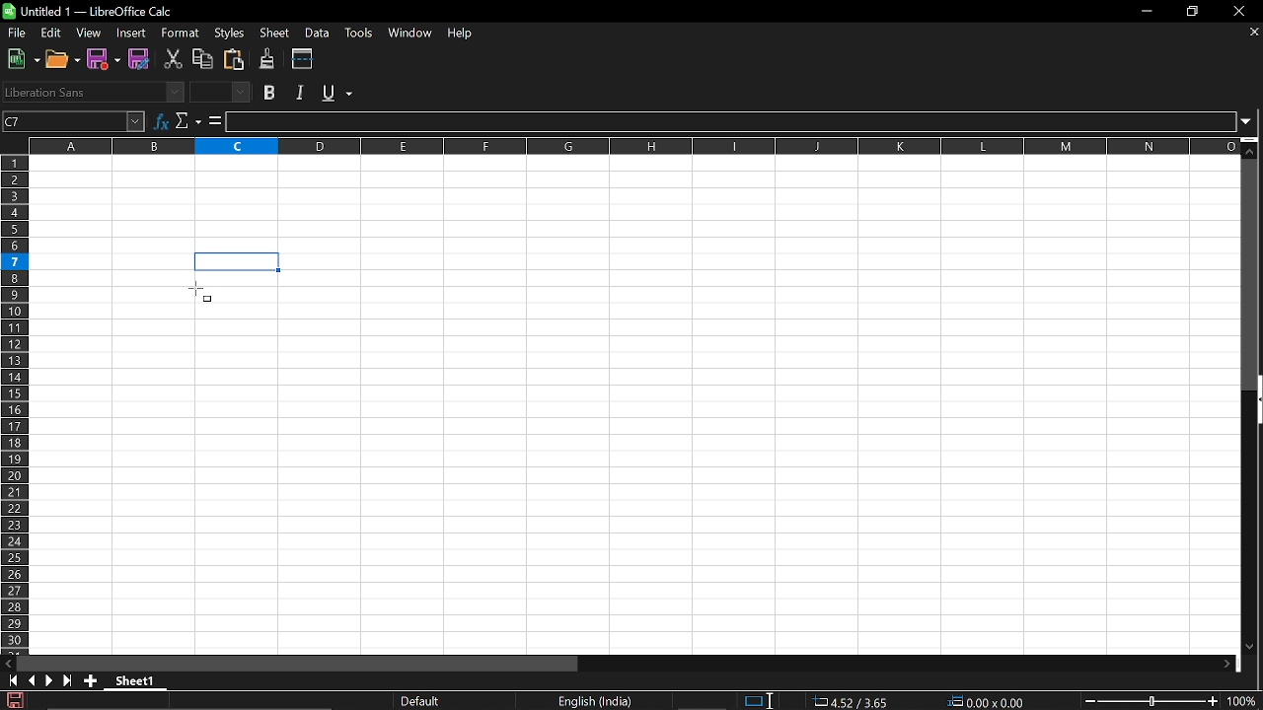 The image size is (1263, 710). Describe the element at coordinates (140, 682) in the screenshot. I see `Current sheet` at that location.